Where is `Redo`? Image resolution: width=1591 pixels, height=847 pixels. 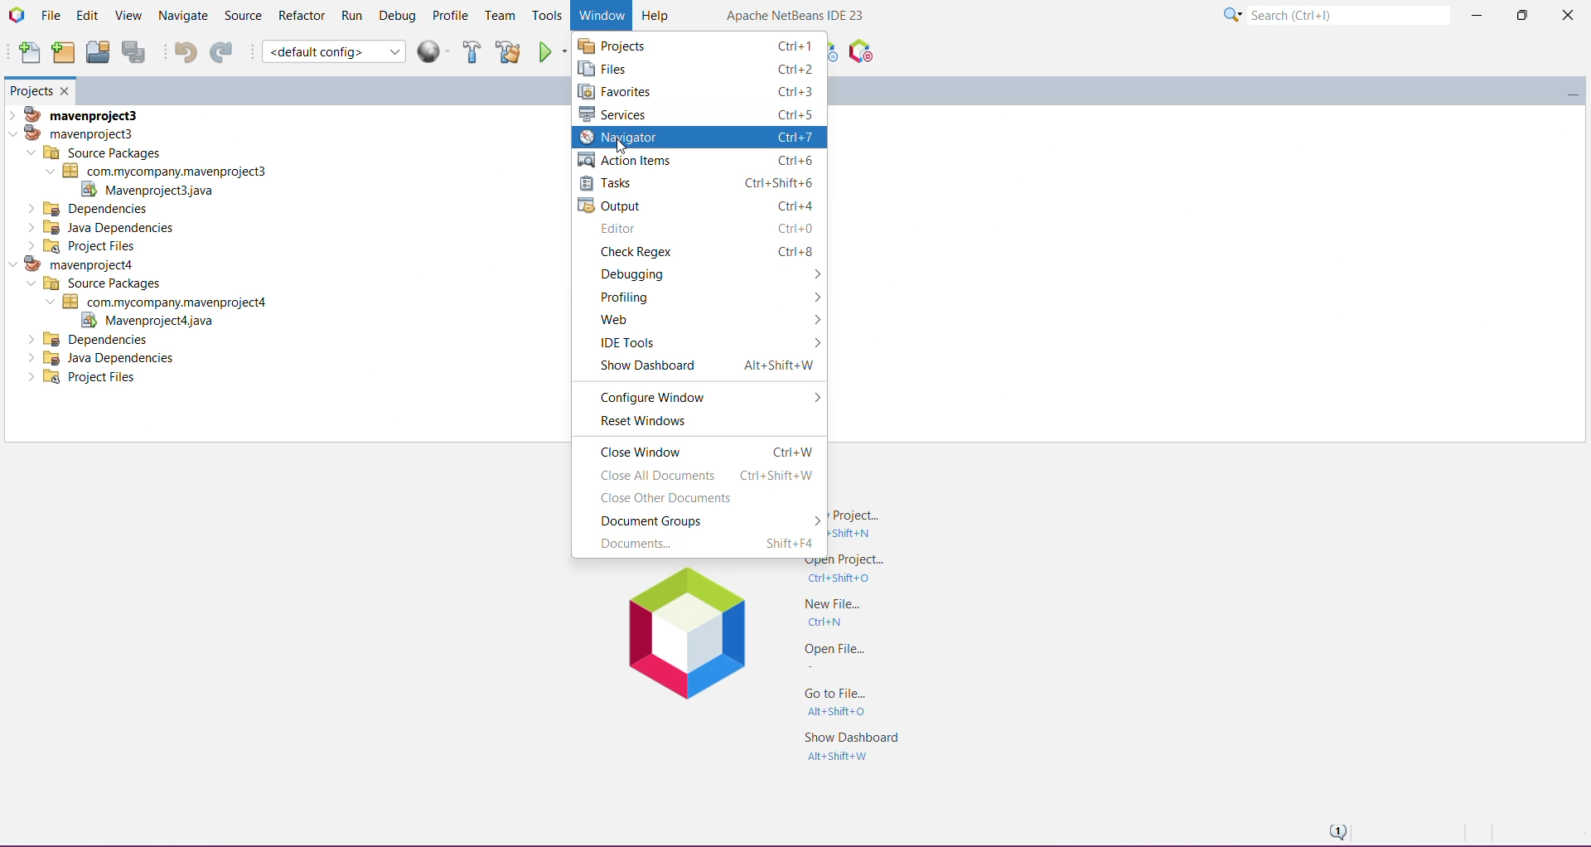 Redo is located at coordinates (221, 51).